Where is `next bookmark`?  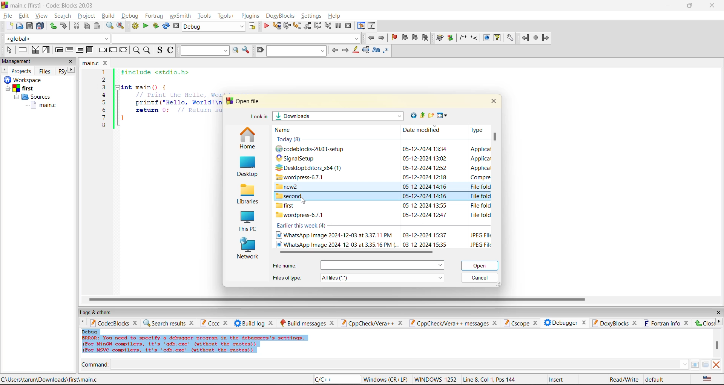 next bookmark is located at coordinates (416, 37).